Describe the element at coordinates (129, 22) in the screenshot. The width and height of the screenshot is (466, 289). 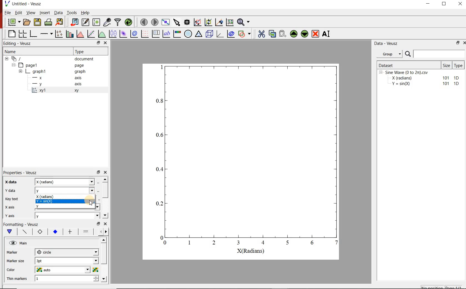
I see `reload linked datasets` at that location.